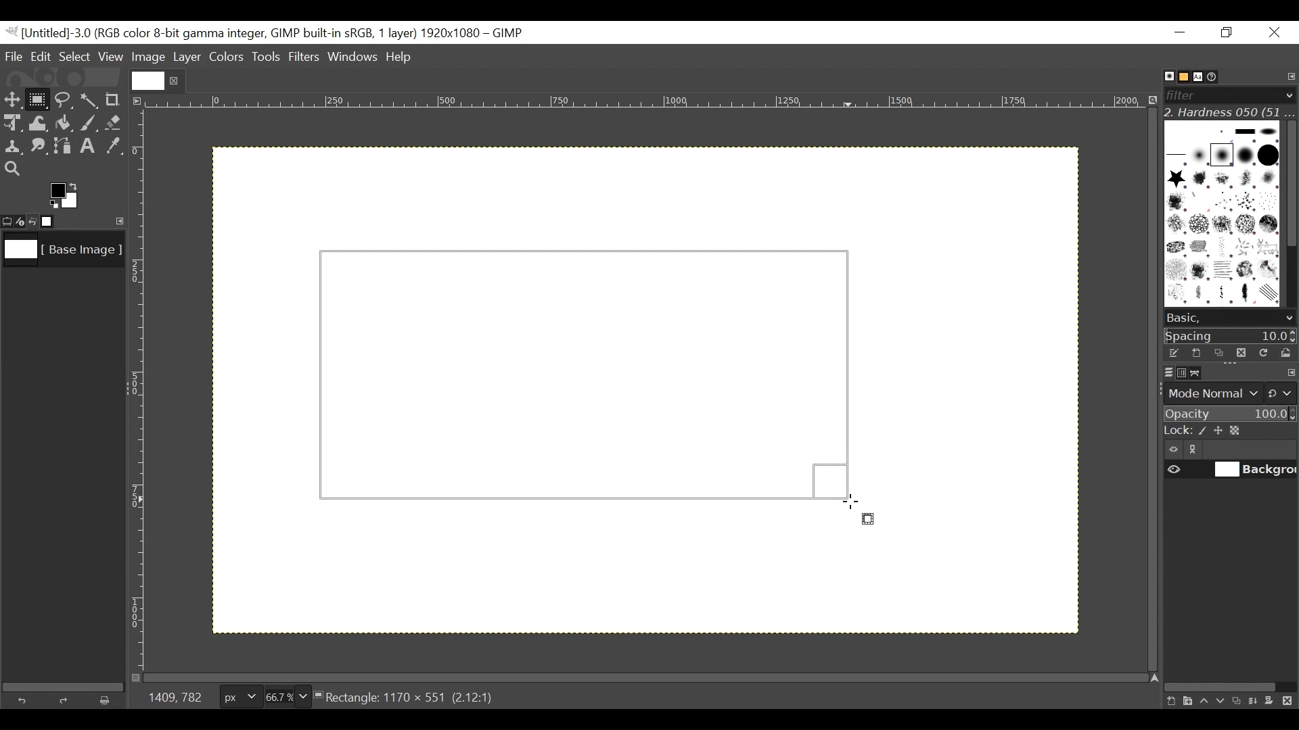  What do you see at coordinates (1181, 32) in the screenshot?
I see `Minimize` at bounding box center [1181, 32].